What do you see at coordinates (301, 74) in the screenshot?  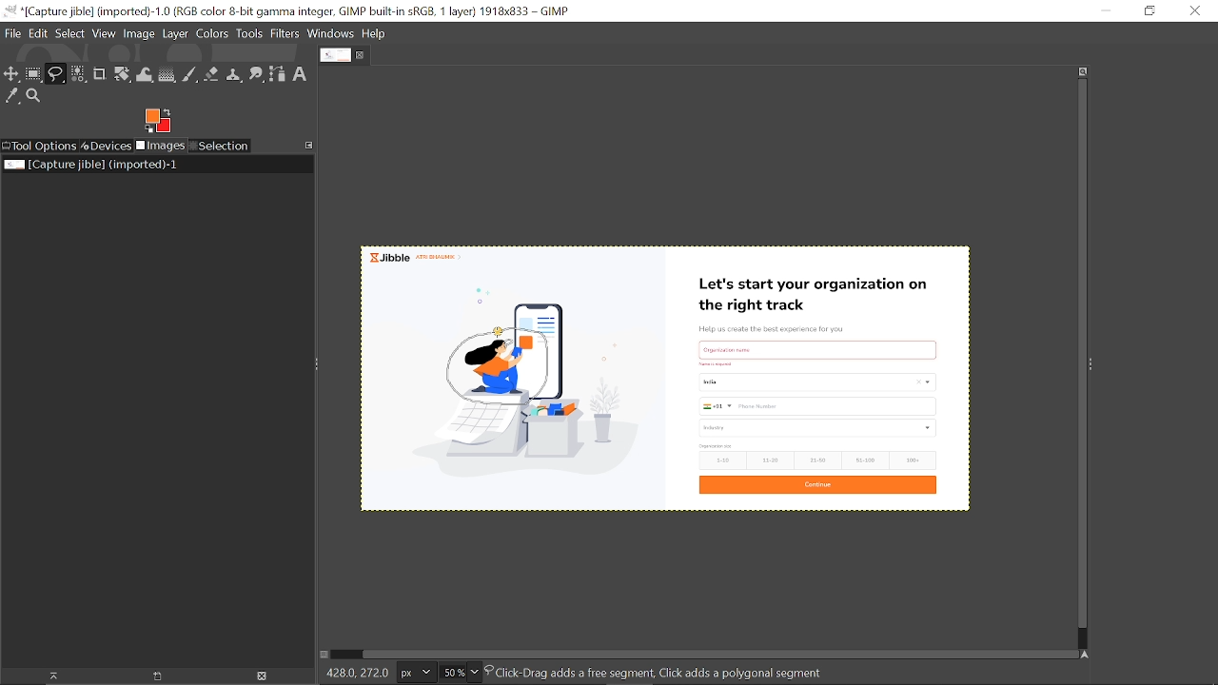 I see `Text tool` at bounding box center [301, 74].